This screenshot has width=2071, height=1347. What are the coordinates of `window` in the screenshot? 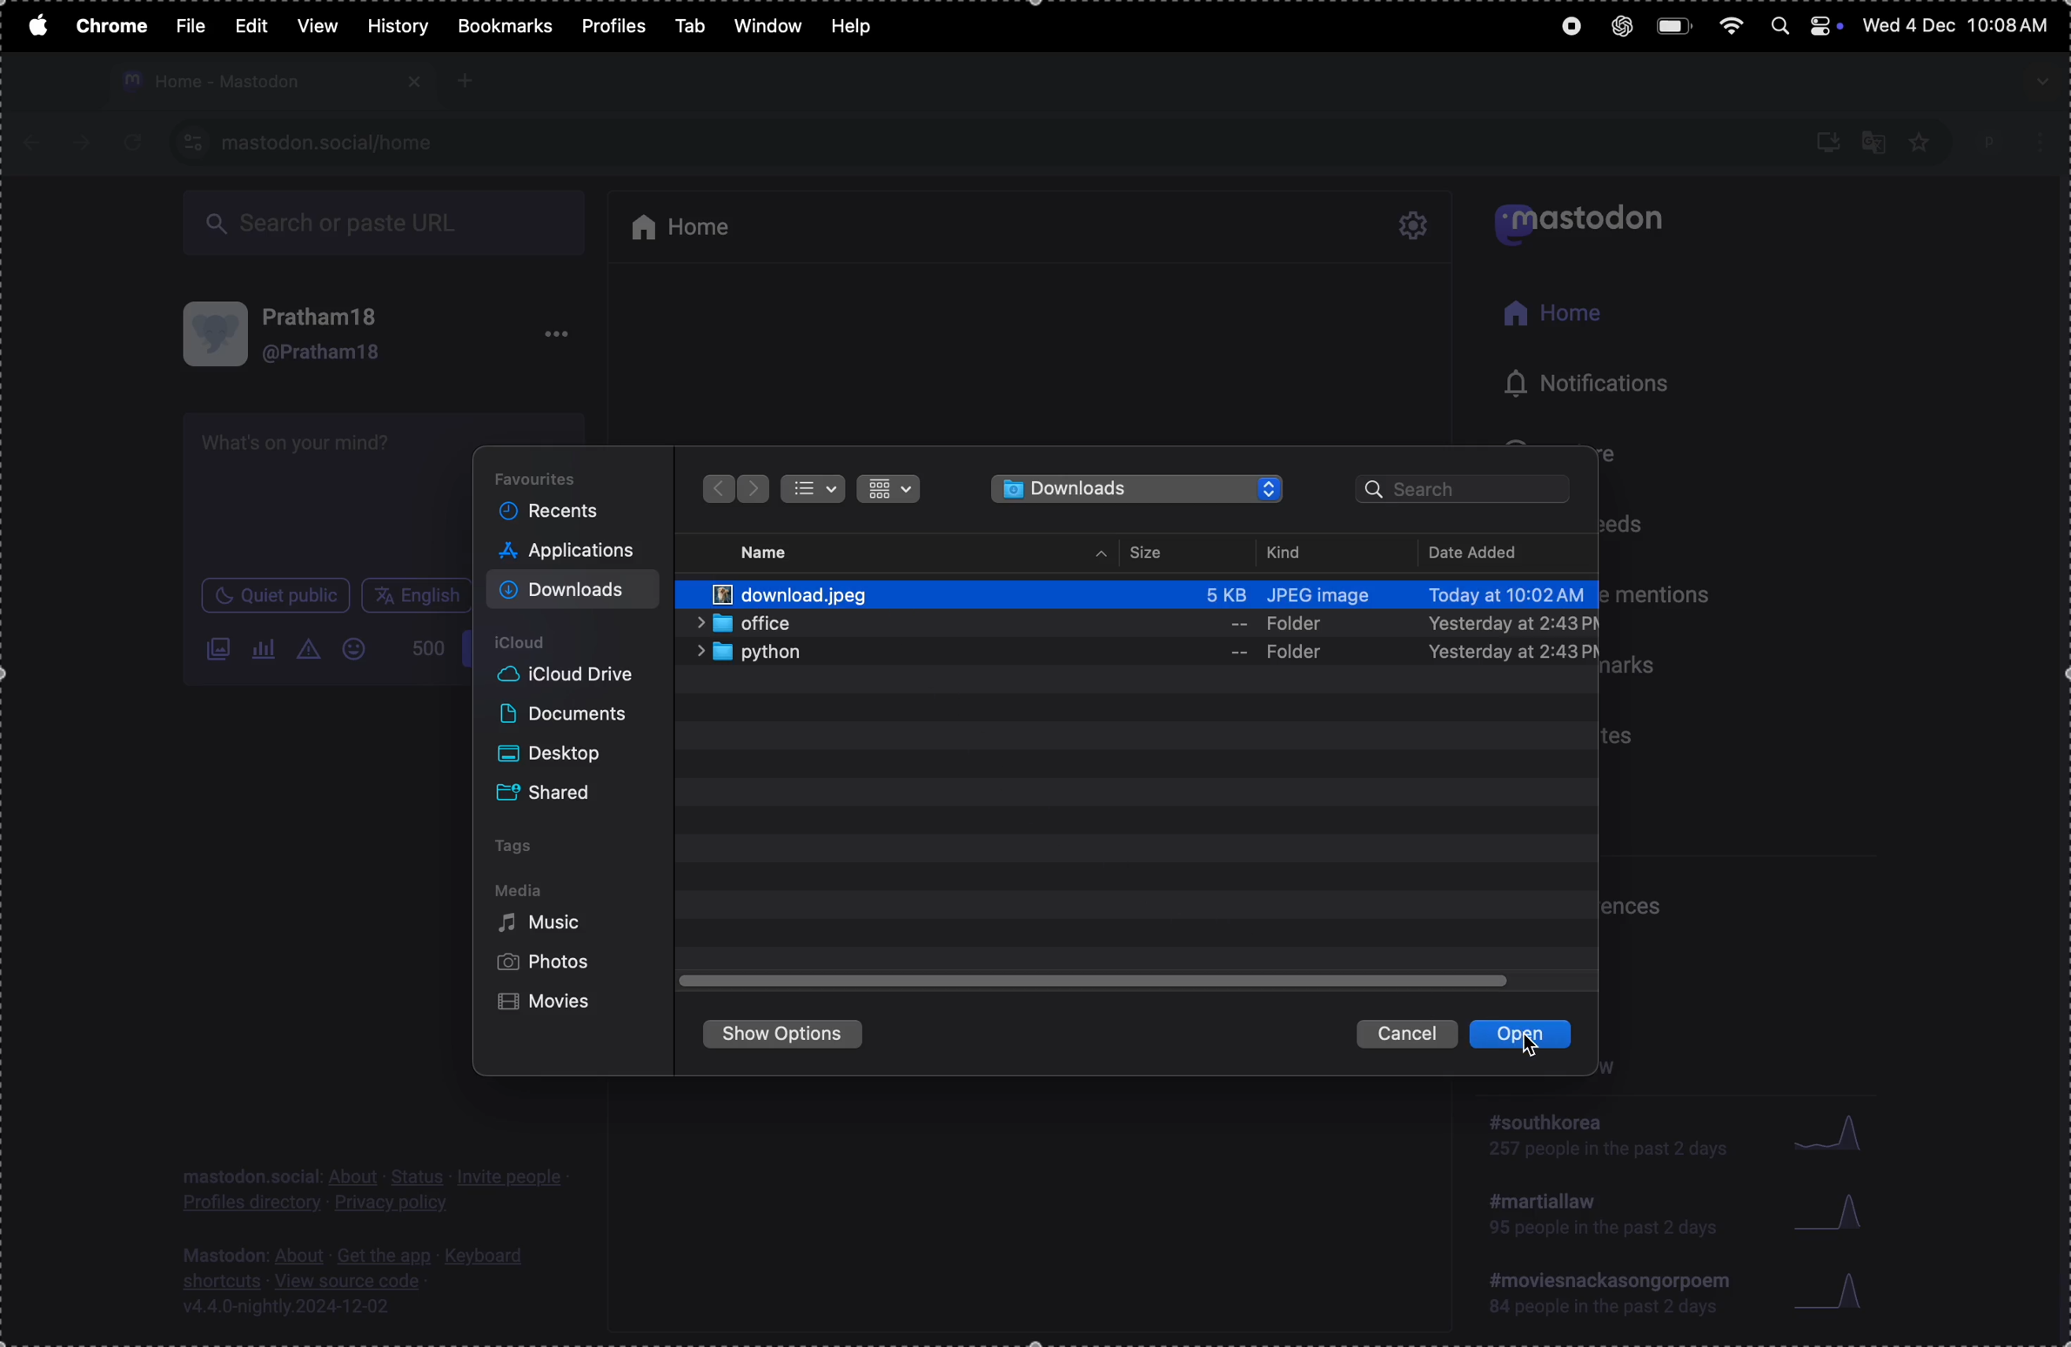 It's located at (768, 26).